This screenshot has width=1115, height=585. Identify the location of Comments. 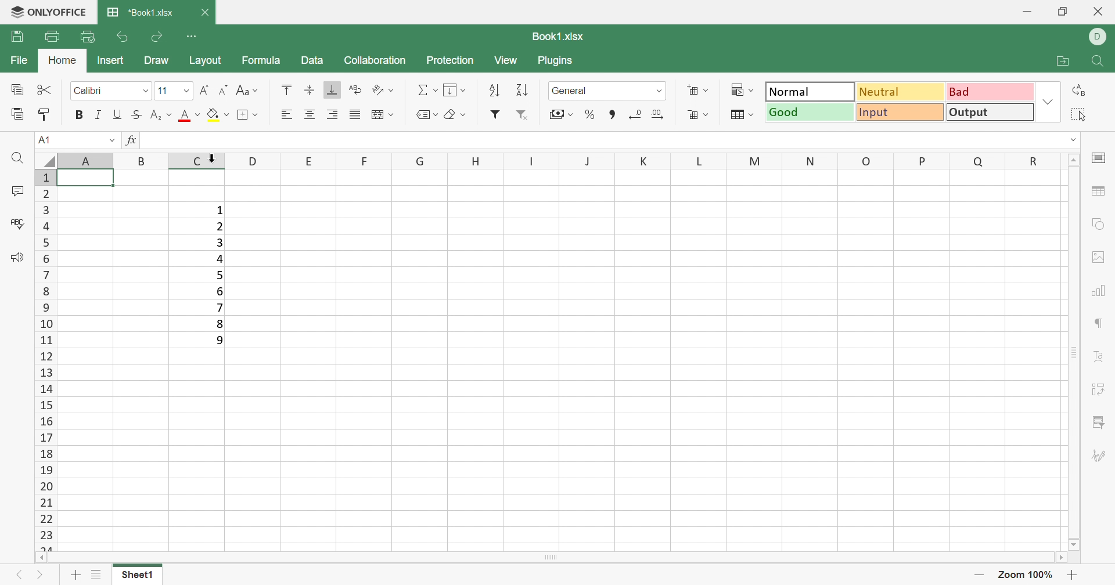
(15, 191).